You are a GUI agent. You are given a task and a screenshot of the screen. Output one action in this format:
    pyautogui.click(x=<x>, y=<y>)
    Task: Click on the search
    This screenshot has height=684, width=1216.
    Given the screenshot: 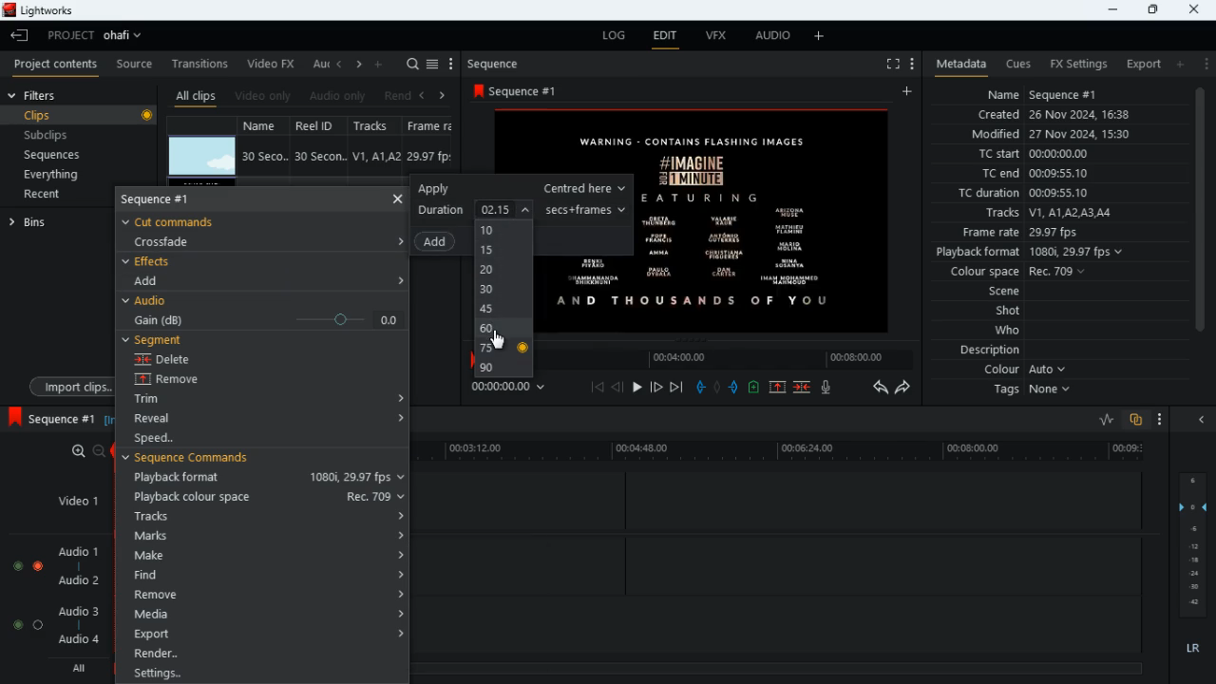 What is the action you would take?
    pyautogui.click(x=412, y=65)
    